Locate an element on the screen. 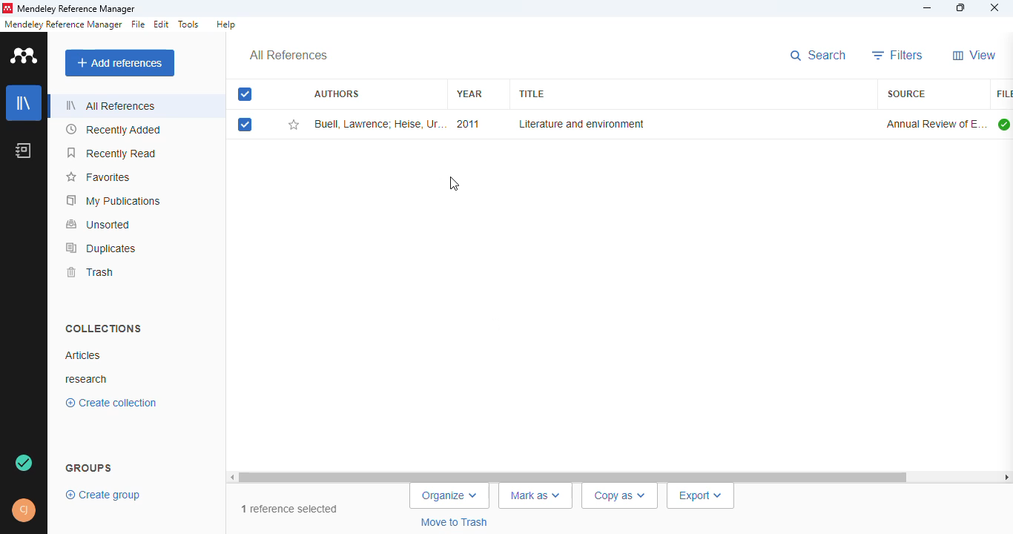  move to trash is located at coordinates (452, 522).